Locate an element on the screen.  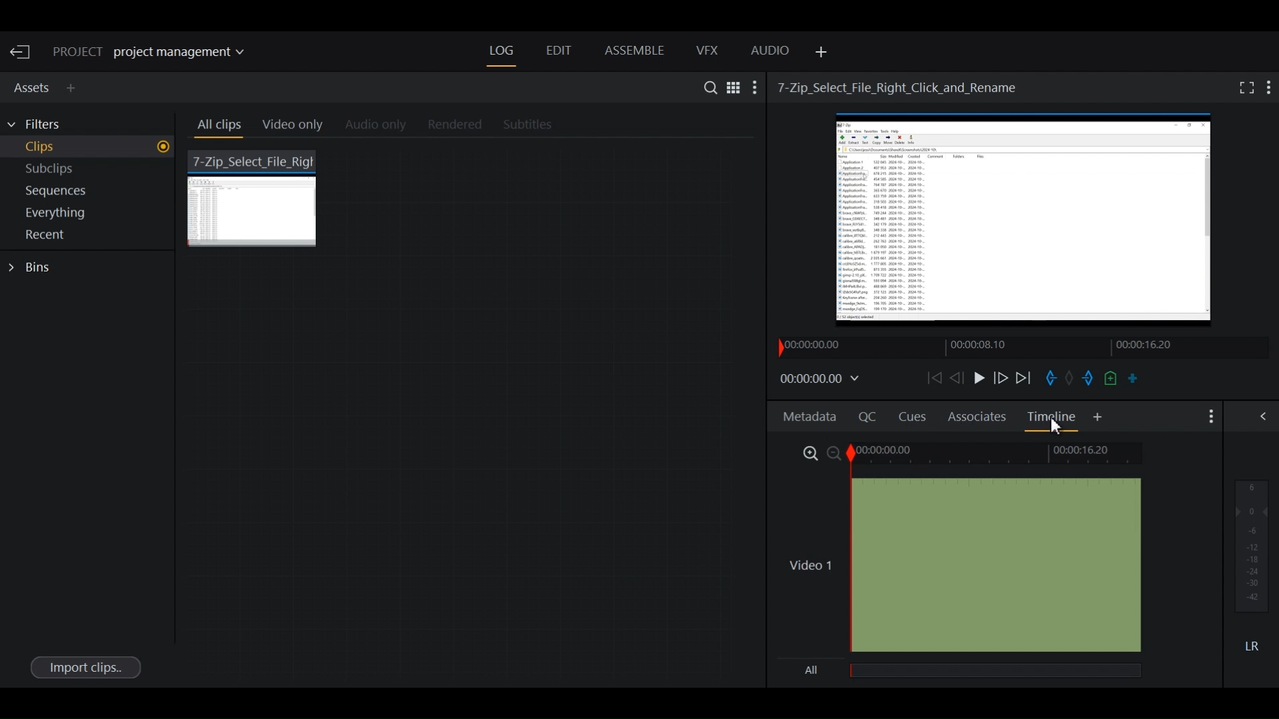
Mark in is located at coordinates (1052, 377).